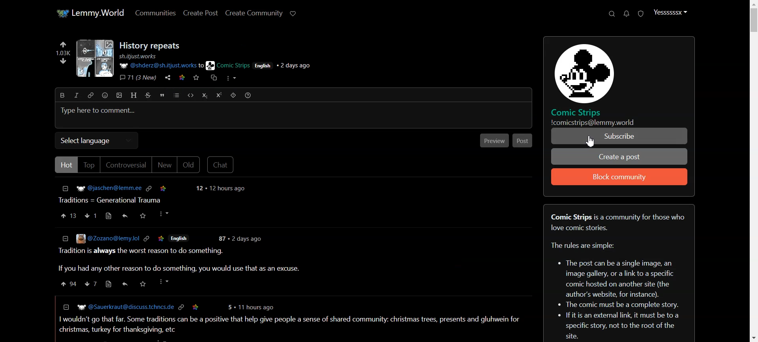  Describe the element at coordinates (66, 284) in the screenshot. I see `Like` at that location.